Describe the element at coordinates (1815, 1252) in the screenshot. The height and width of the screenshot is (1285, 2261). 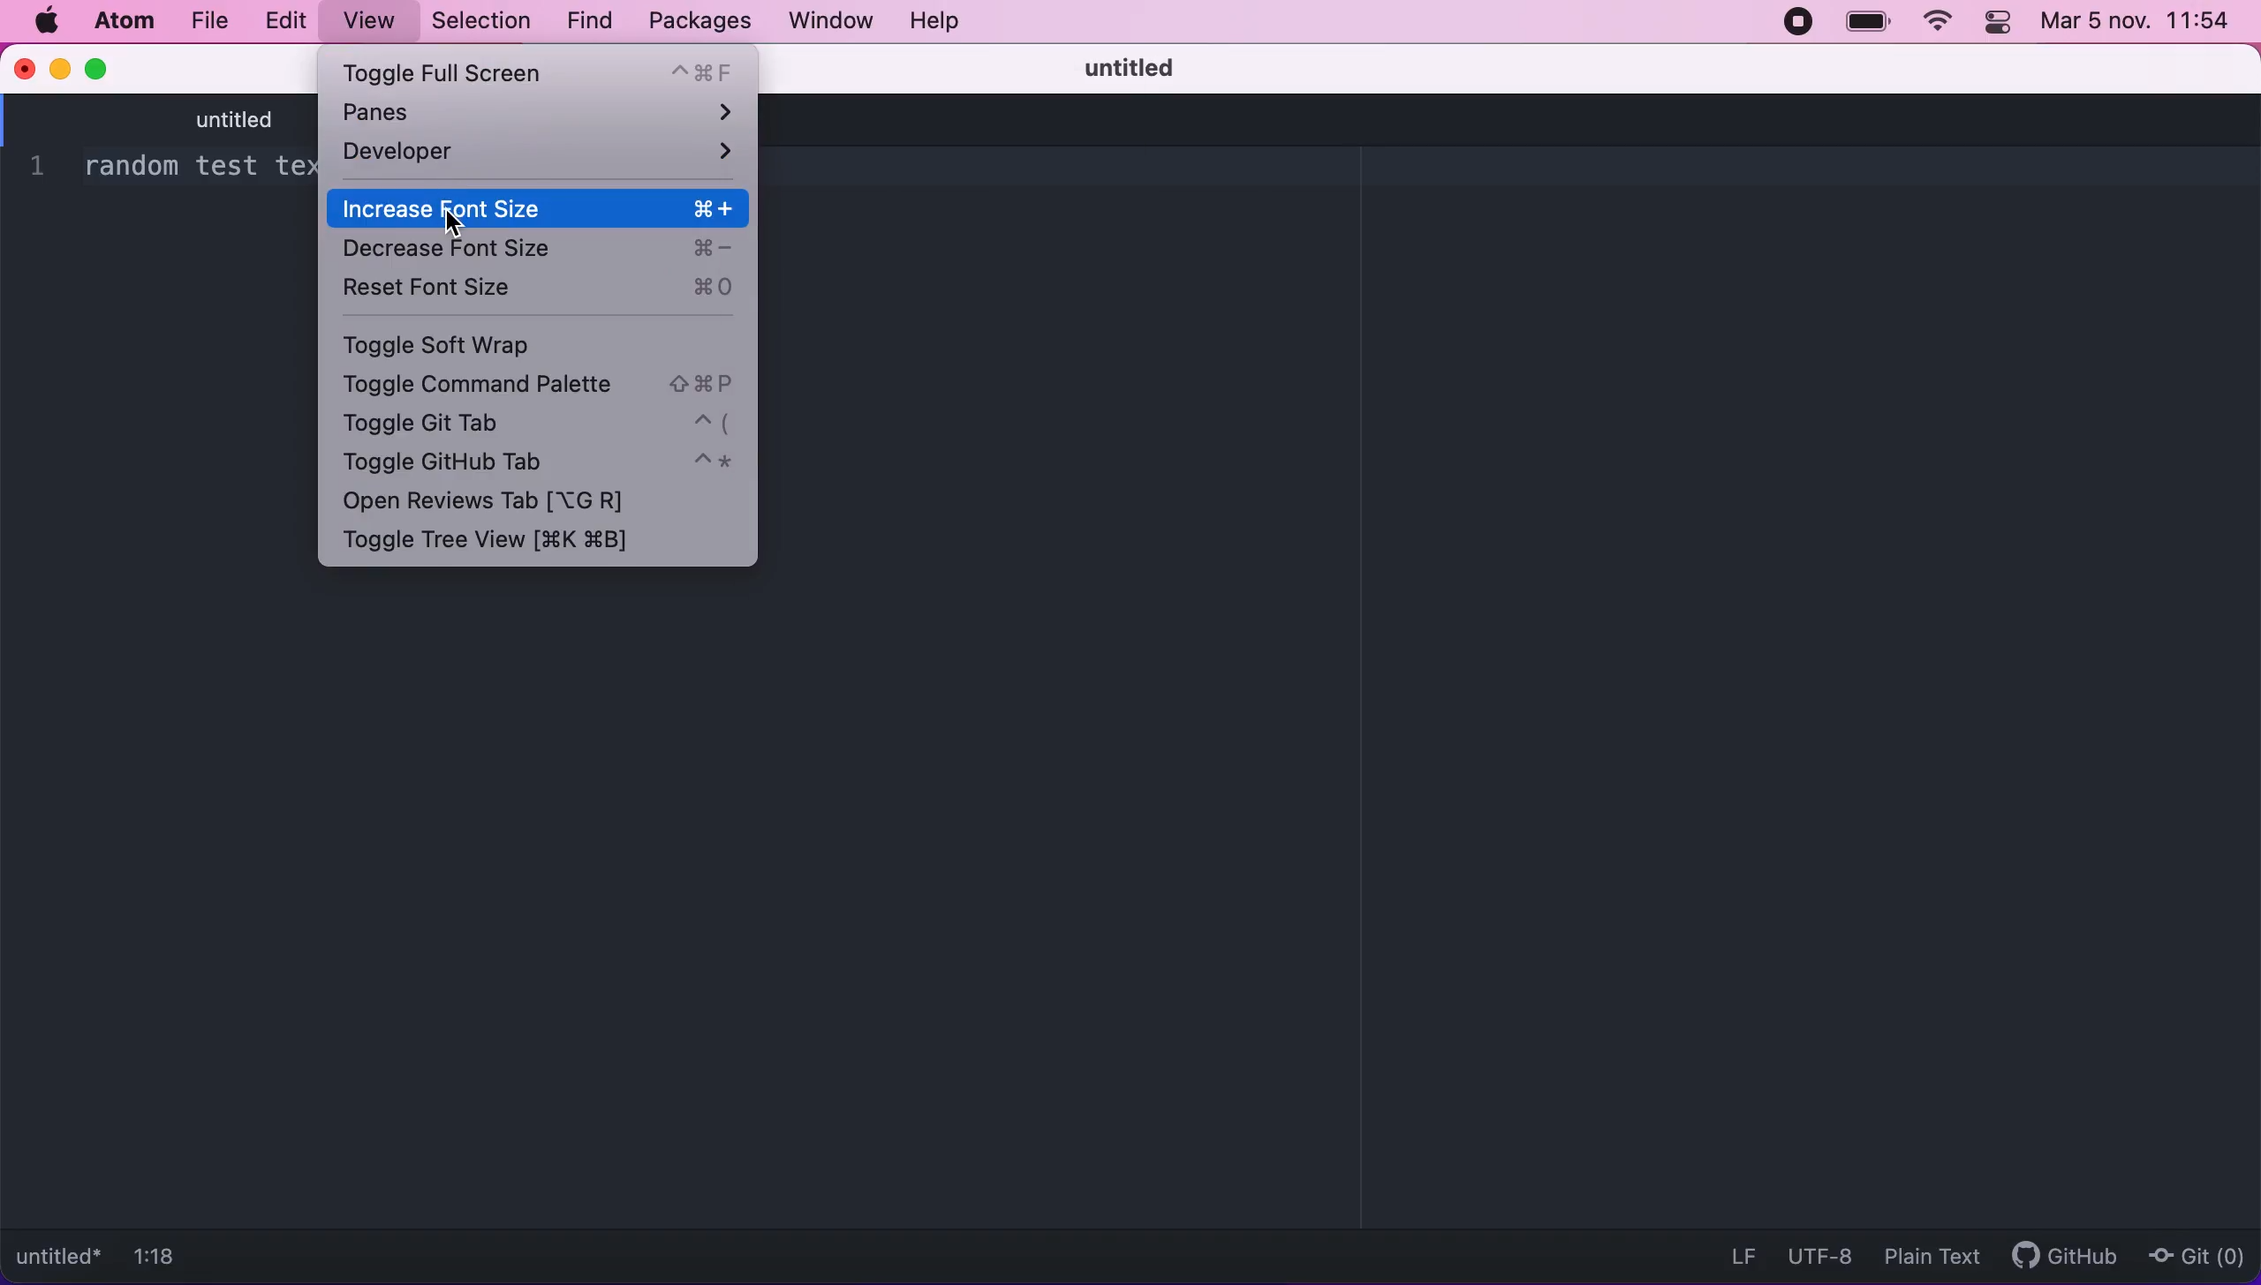
I see `UTF-8` at that location.